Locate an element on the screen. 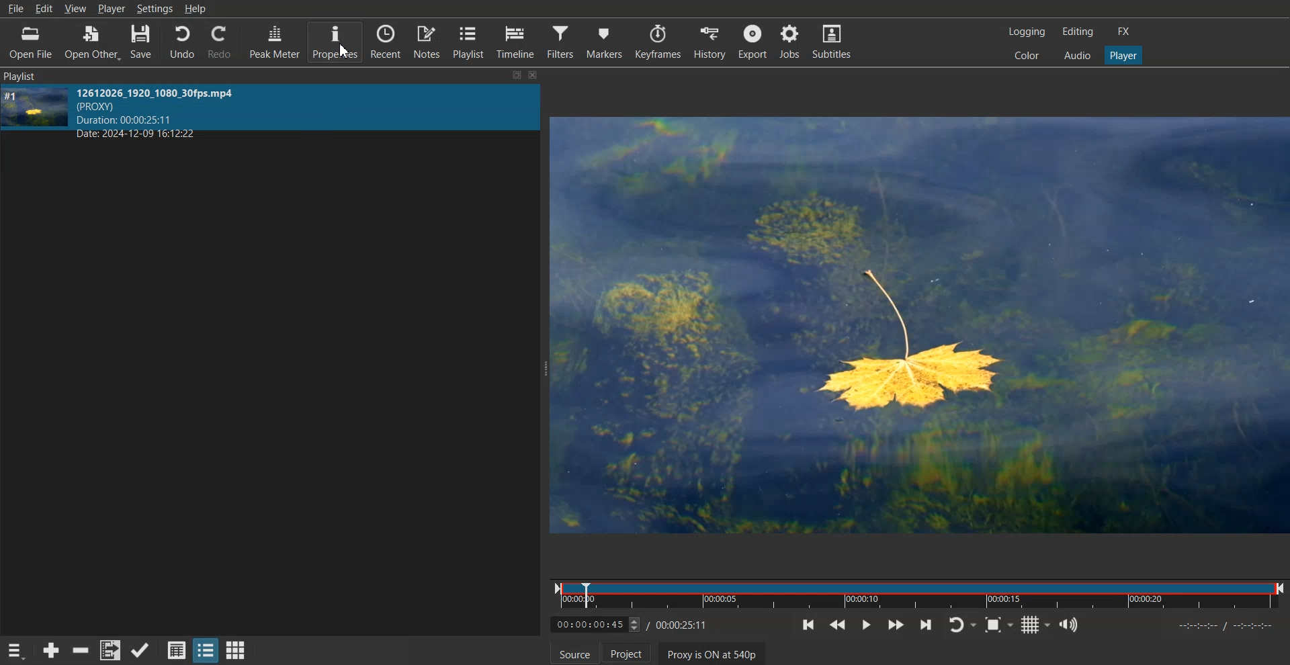 The width and height of the screenshot is (1290, 665). Play is located at coordinates (865, 624).